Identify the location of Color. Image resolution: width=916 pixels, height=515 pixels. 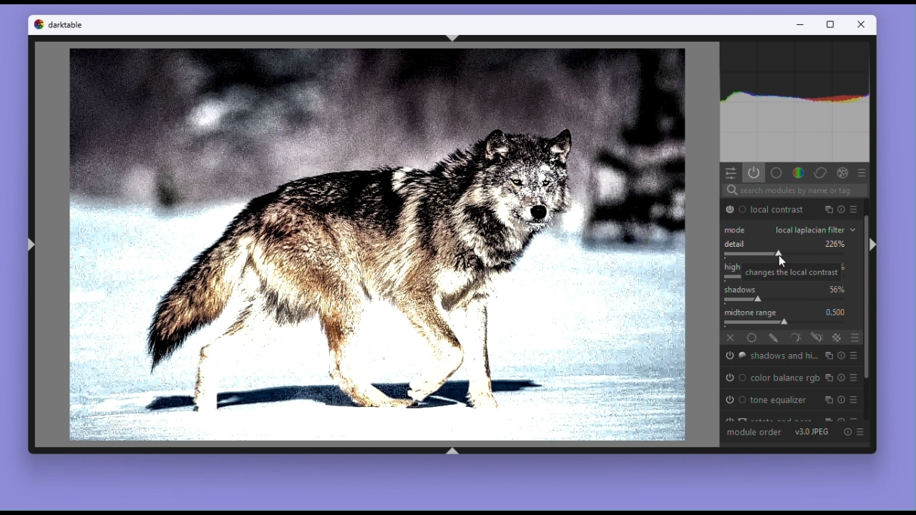
(798, 172).